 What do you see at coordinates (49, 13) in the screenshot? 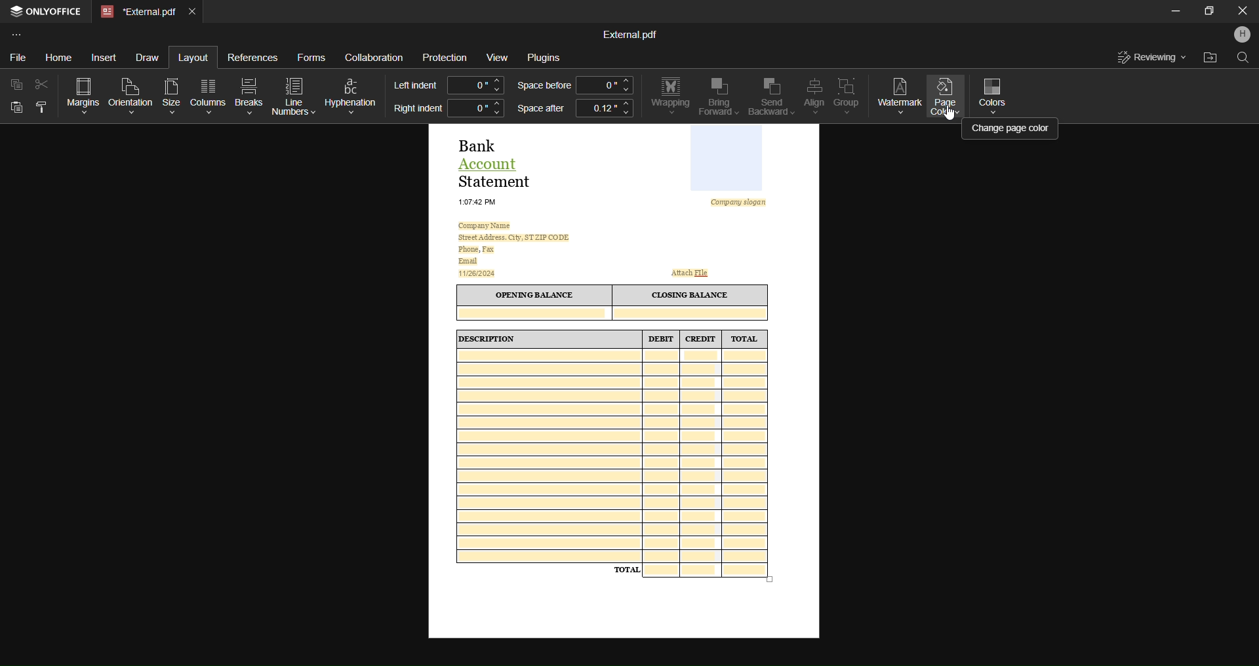
I see `OnlyOffice Application Tab` at bounding box center [49, 13].